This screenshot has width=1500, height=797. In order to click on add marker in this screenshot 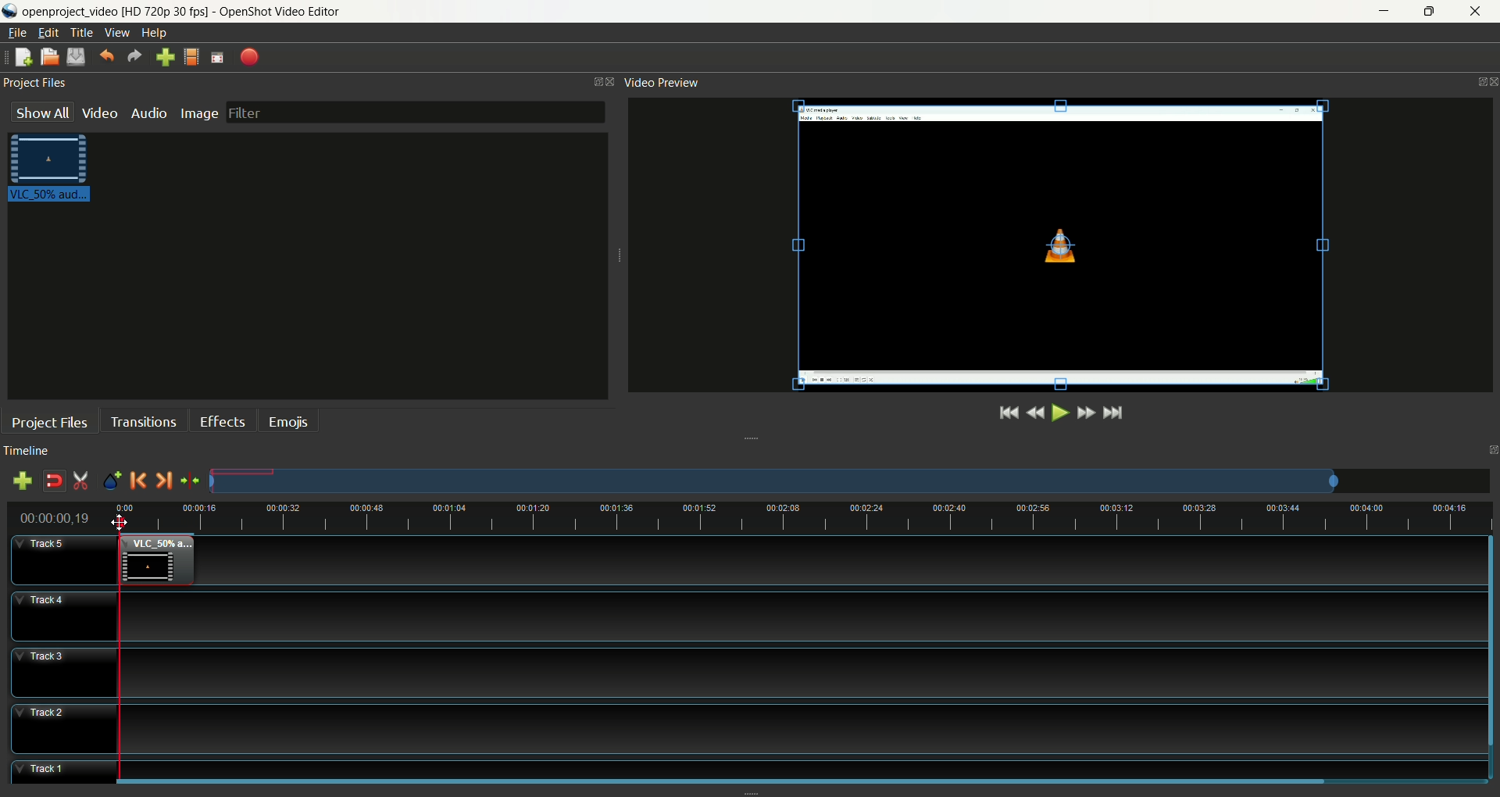, I will do `click(113, 481)`.